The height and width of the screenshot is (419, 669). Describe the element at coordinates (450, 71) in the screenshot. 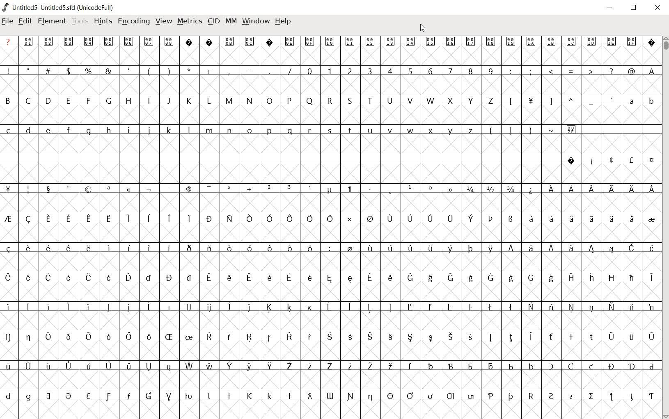

I see `7` at that location.